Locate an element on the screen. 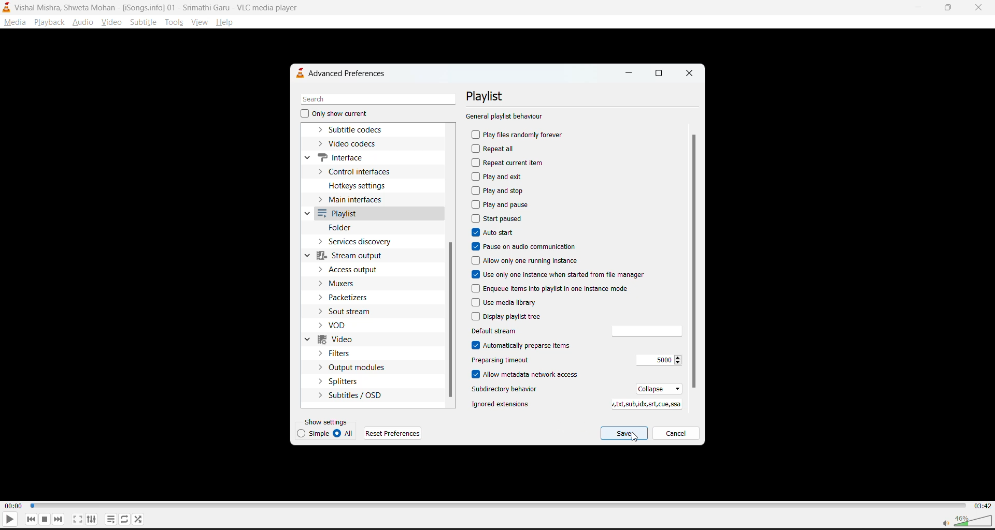  services dictionary is located at coordinates (364, 243).